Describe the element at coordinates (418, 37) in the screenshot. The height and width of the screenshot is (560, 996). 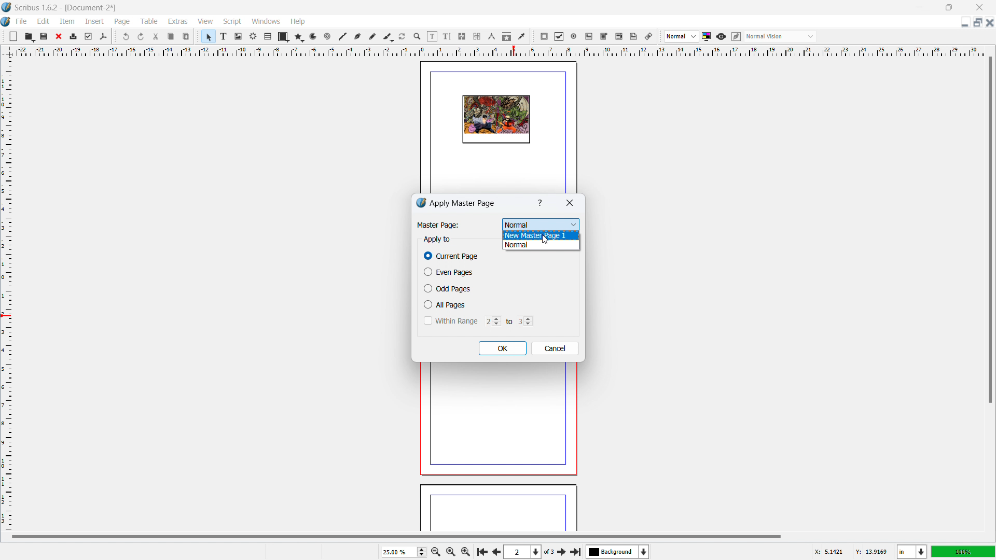
I see `zoom in/out` at that location.